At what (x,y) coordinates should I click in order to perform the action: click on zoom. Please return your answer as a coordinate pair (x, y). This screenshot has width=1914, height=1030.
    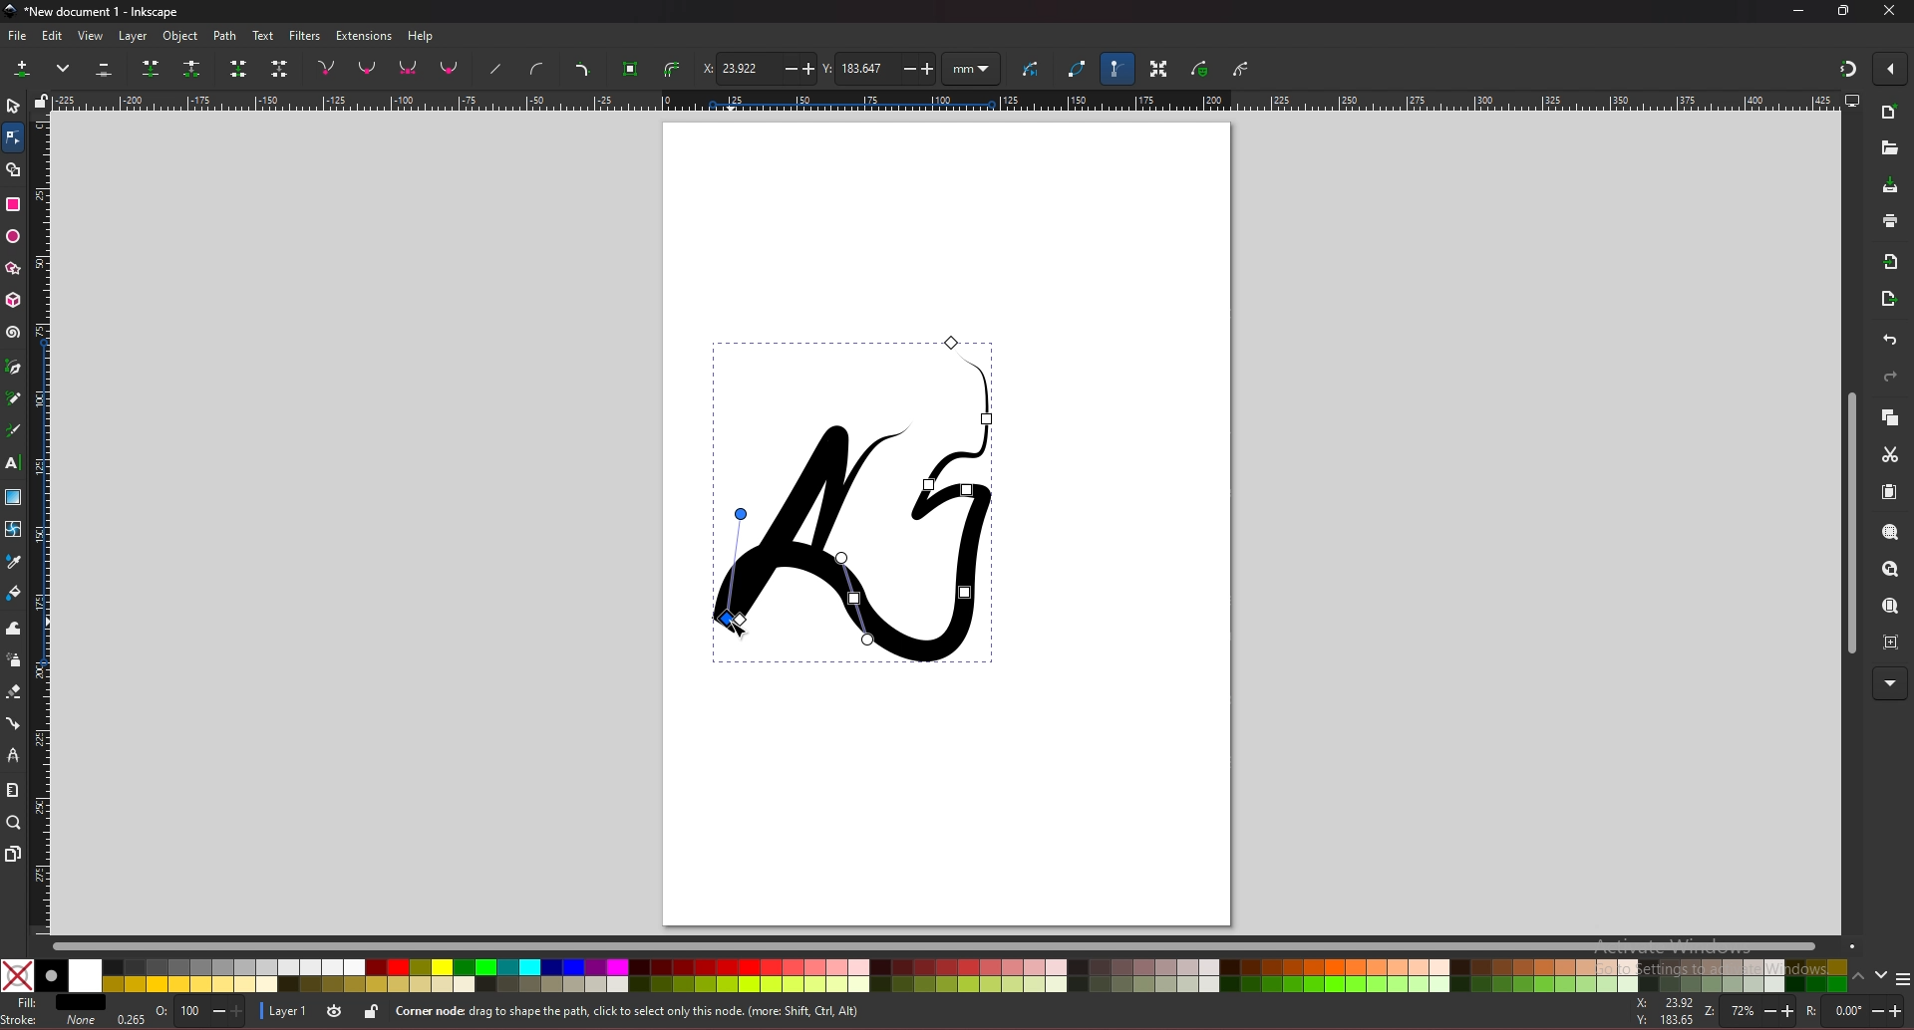
    Looking at the image, I should click on (13, 823).